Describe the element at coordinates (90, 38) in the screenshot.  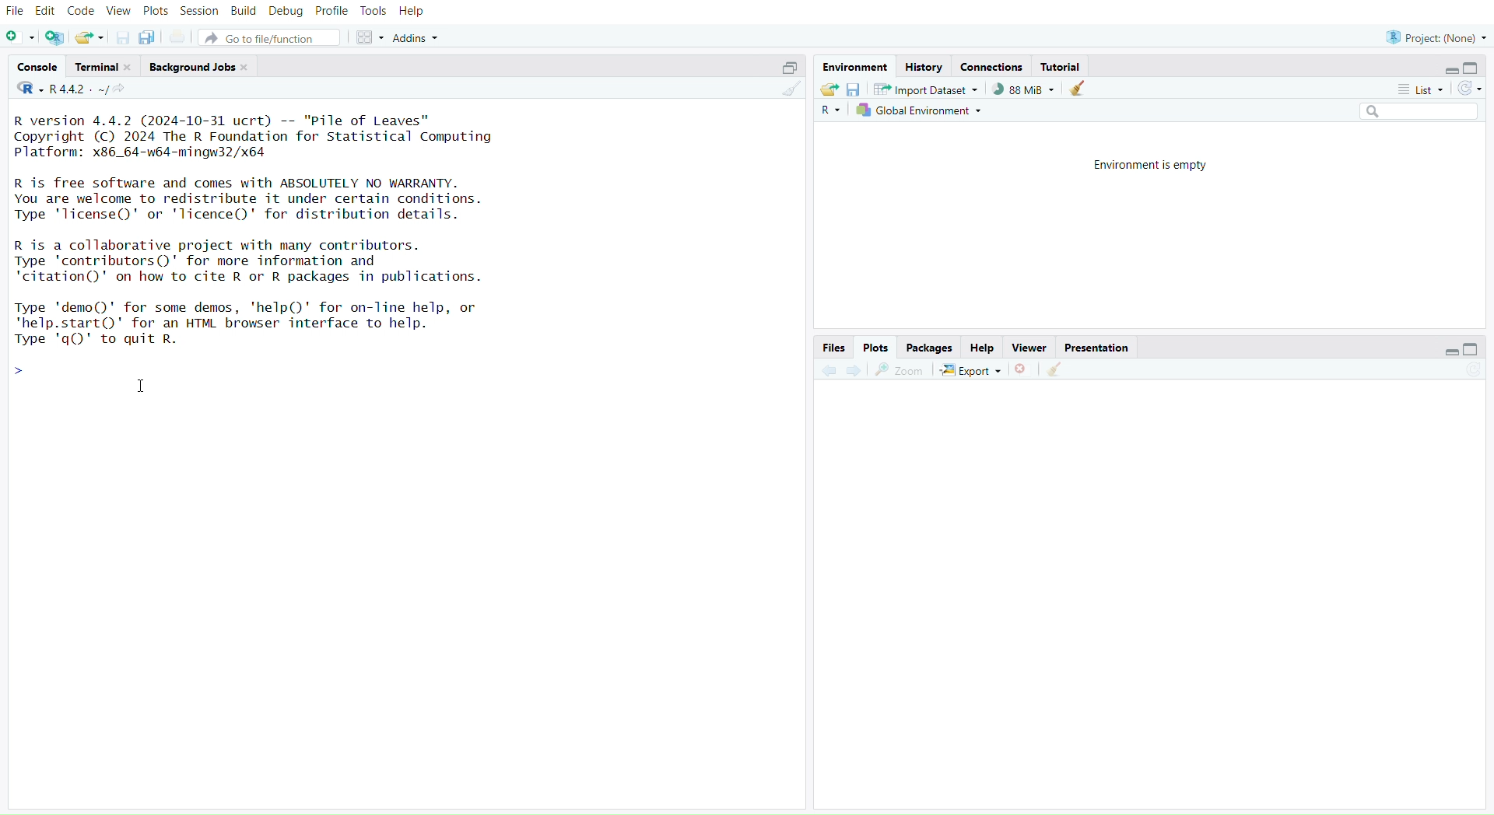
I see `open an existing file` at that location.